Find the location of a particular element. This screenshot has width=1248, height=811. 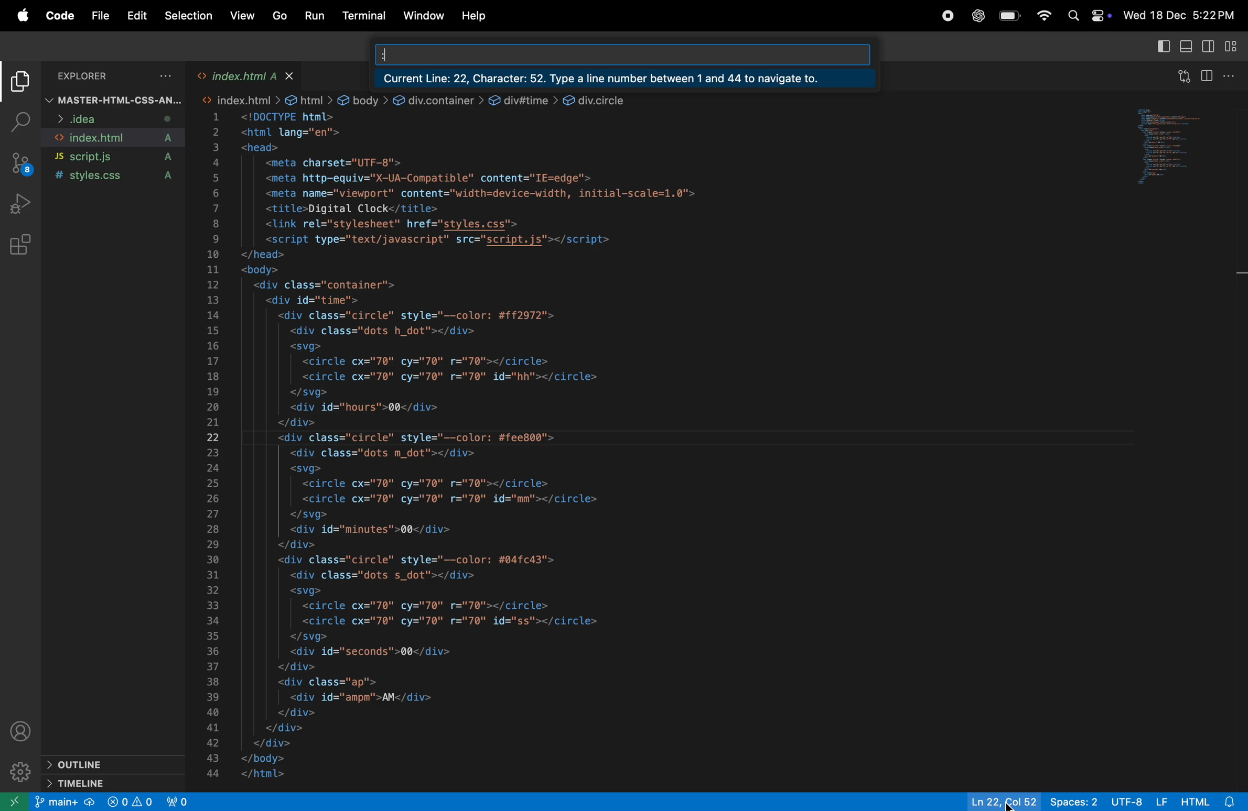

link is located at coordinates (240, 97).